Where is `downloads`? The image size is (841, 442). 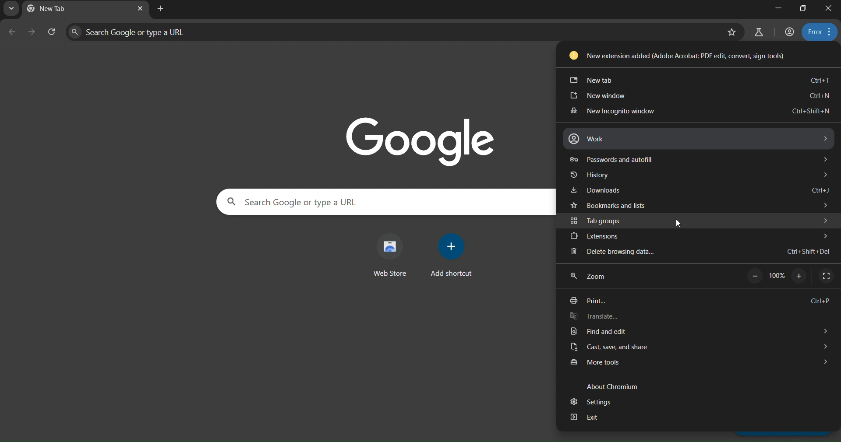
downloads is located at coordinates (703, 191).